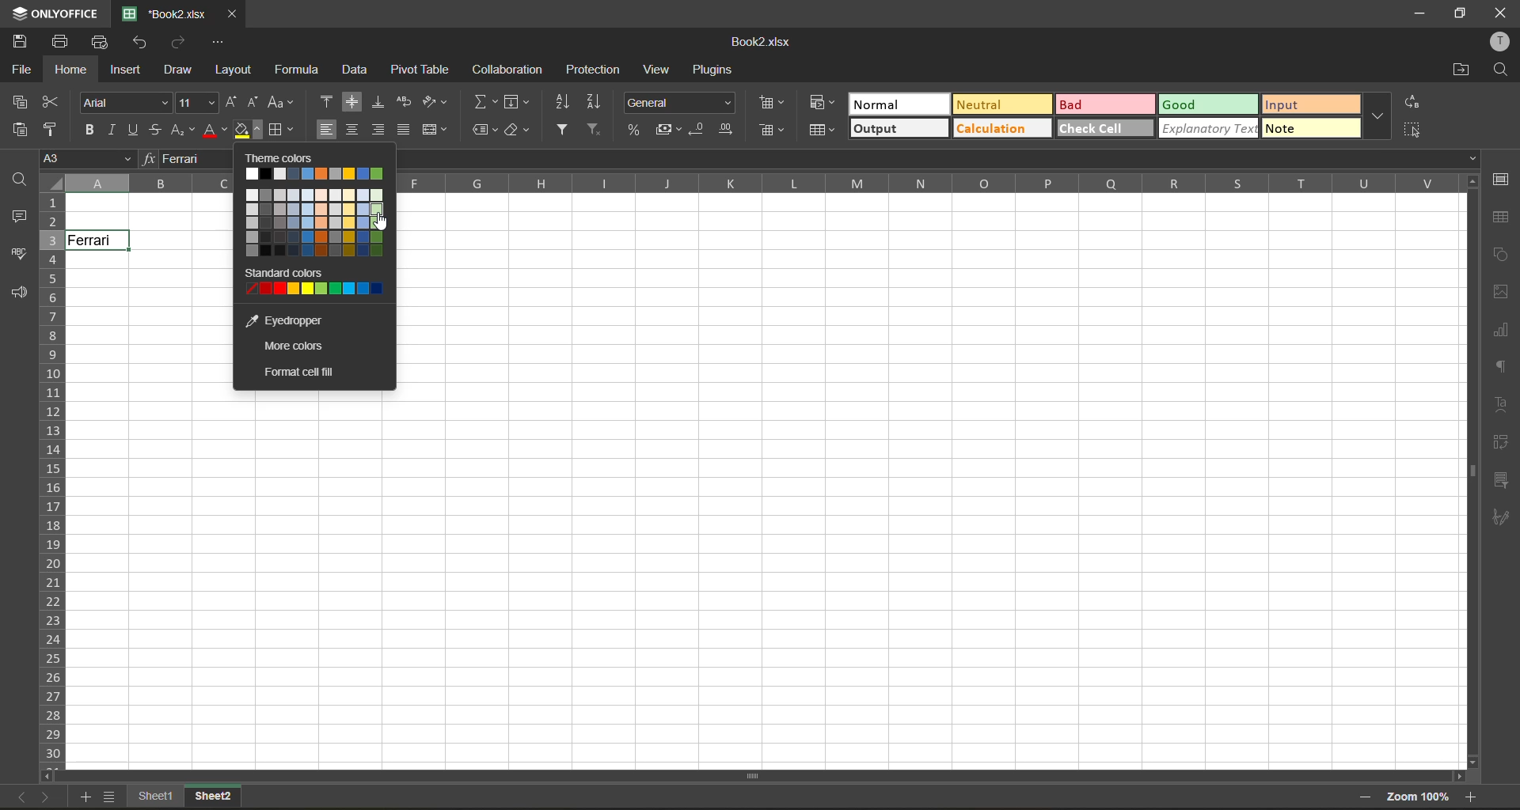  I want to click on table, so click(1504, 219).